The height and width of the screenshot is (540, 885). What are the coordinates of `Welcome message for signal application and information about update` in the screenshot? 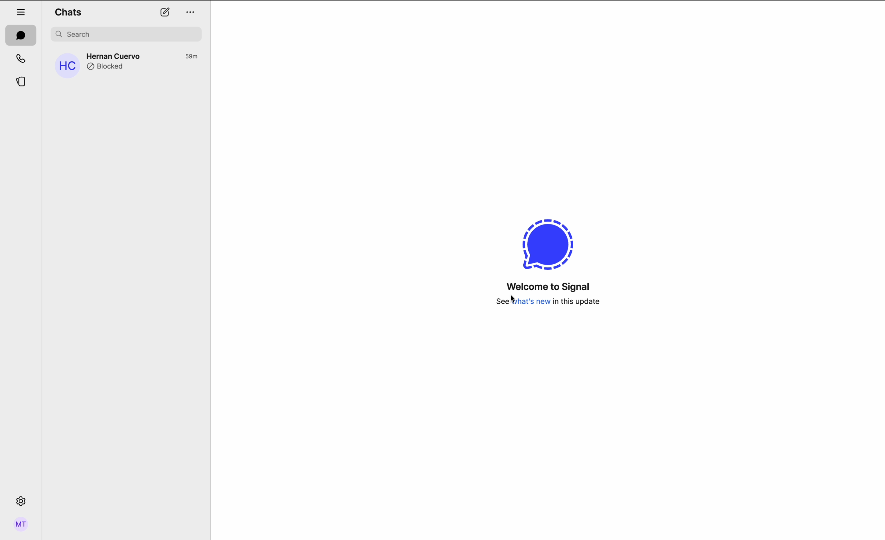 It's located at (547, 265).